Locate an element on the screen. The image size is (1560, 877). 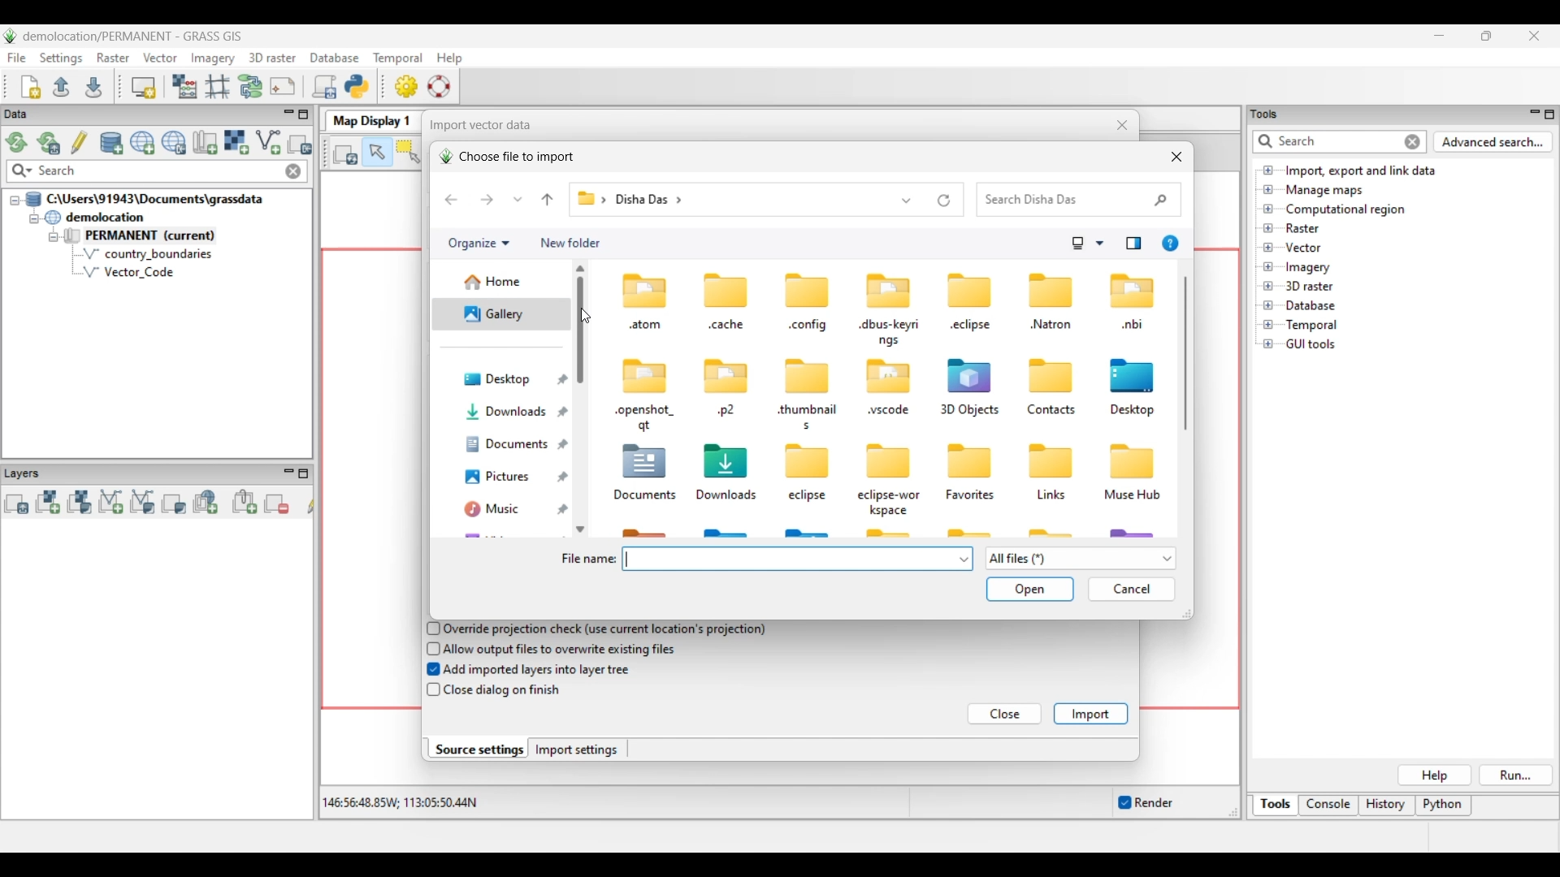
Cartographic composer is located at coordinates (283, 87).